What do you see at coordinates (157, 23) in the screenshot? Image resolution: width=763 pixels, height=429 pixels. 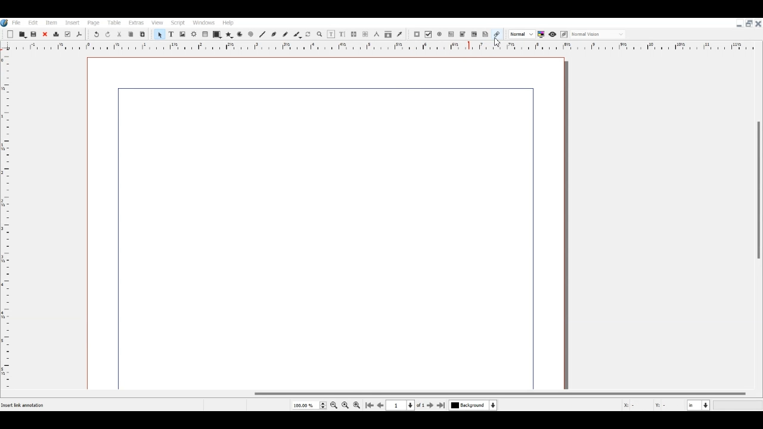 I see `View` at bounding box center [157, 23].